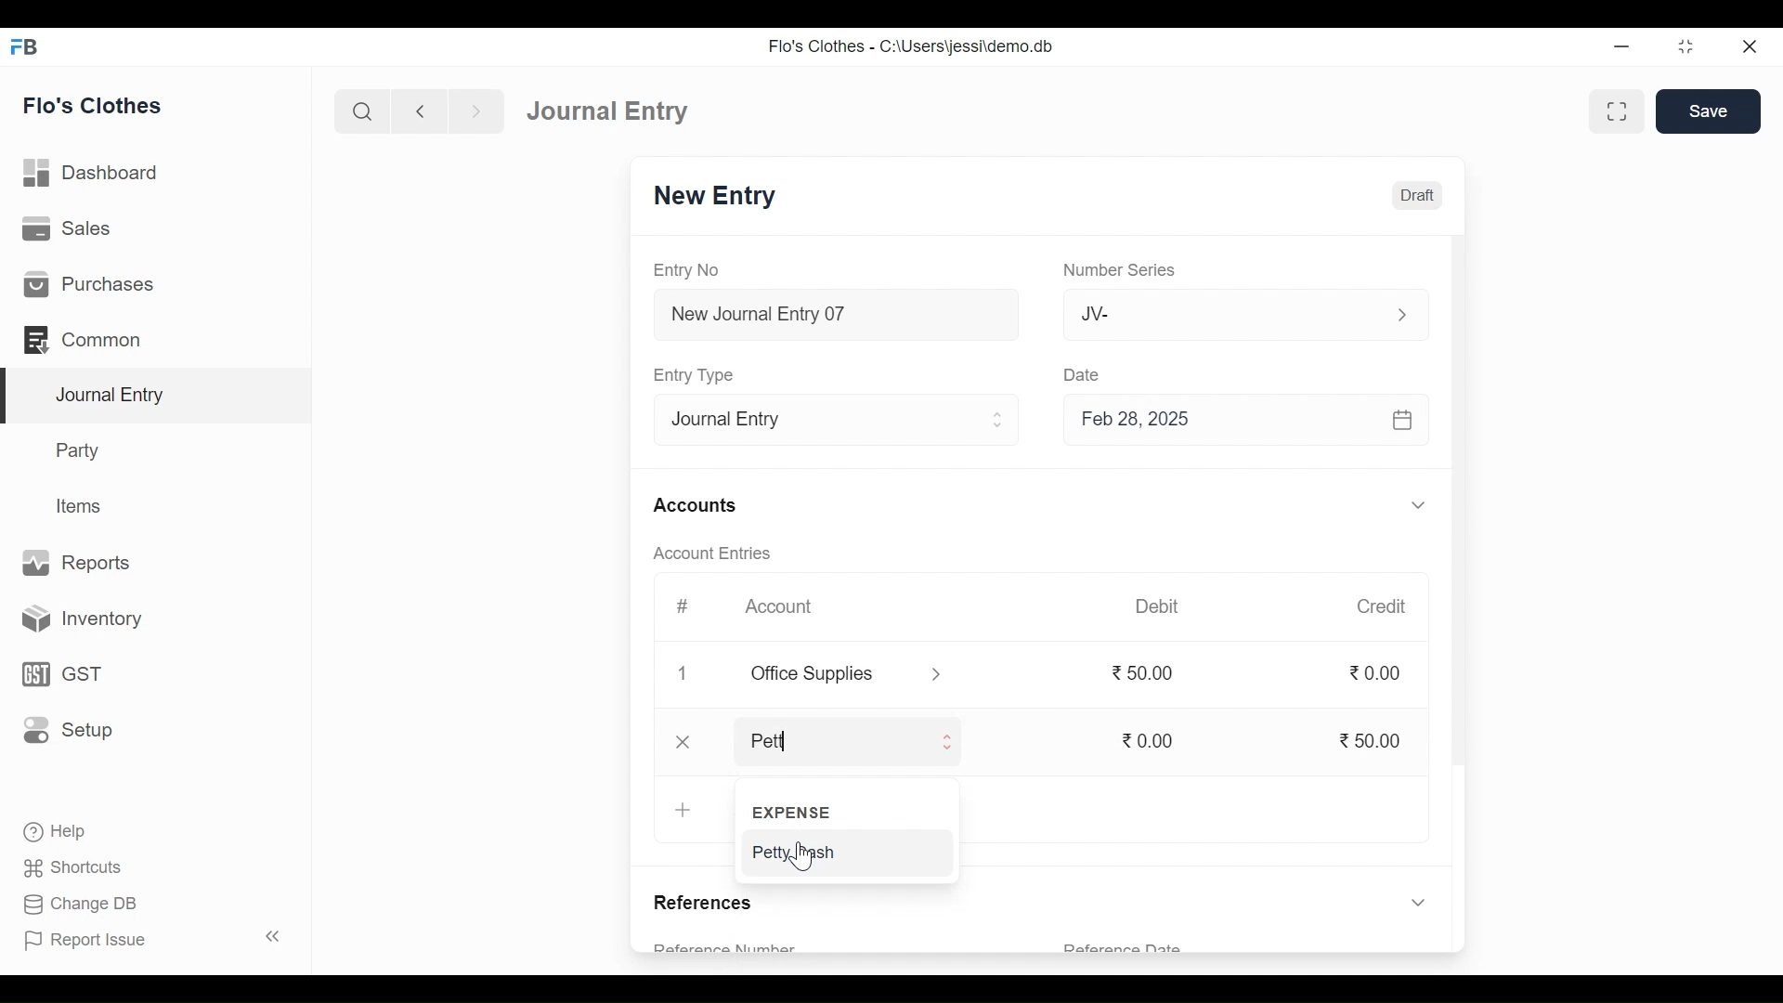 The height and width of the screenshot is (1003, 1783). Describe the element at coordinates (1379, 674) in the screenshot. I see `0.00` at that location.